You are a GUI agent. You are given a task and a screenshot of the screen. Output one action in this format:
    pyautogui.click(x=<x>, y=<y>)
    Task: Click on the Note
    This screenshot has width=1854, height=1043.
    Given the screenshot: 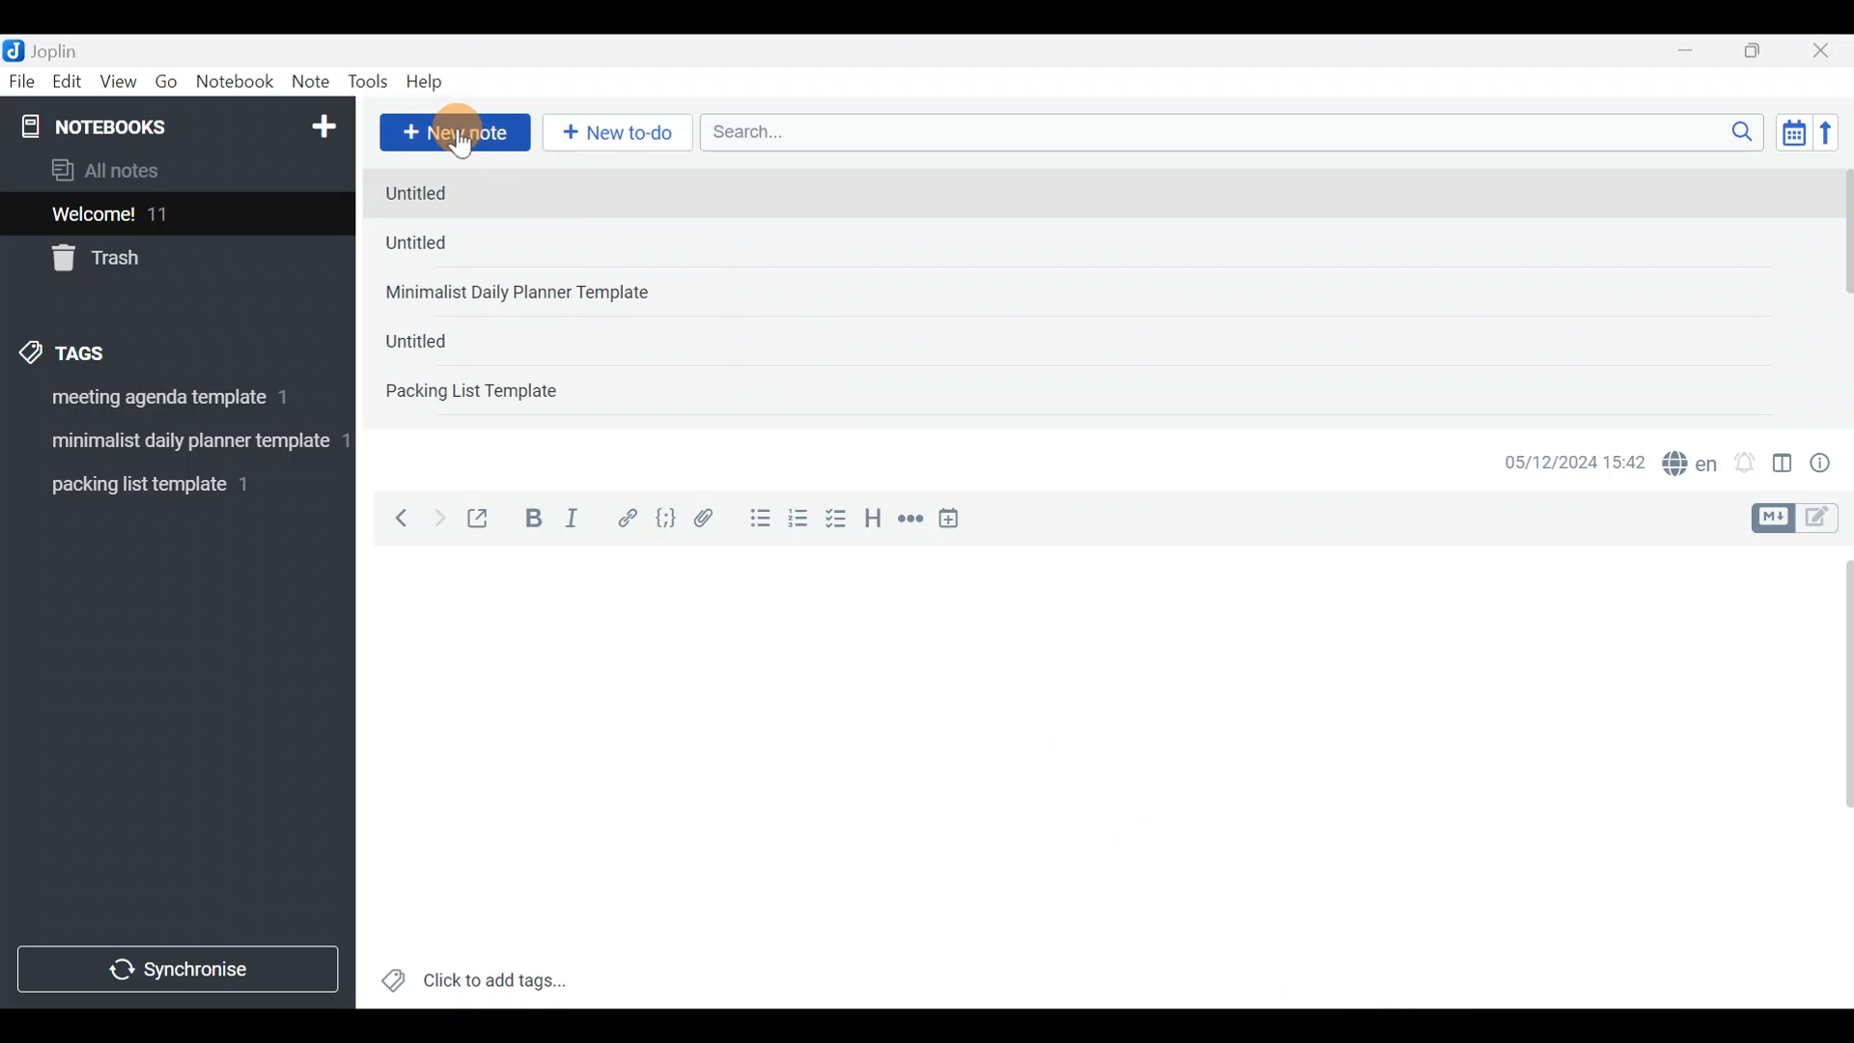 What is the action you would take?
    pyautogui.click(x=315, y=83)
    